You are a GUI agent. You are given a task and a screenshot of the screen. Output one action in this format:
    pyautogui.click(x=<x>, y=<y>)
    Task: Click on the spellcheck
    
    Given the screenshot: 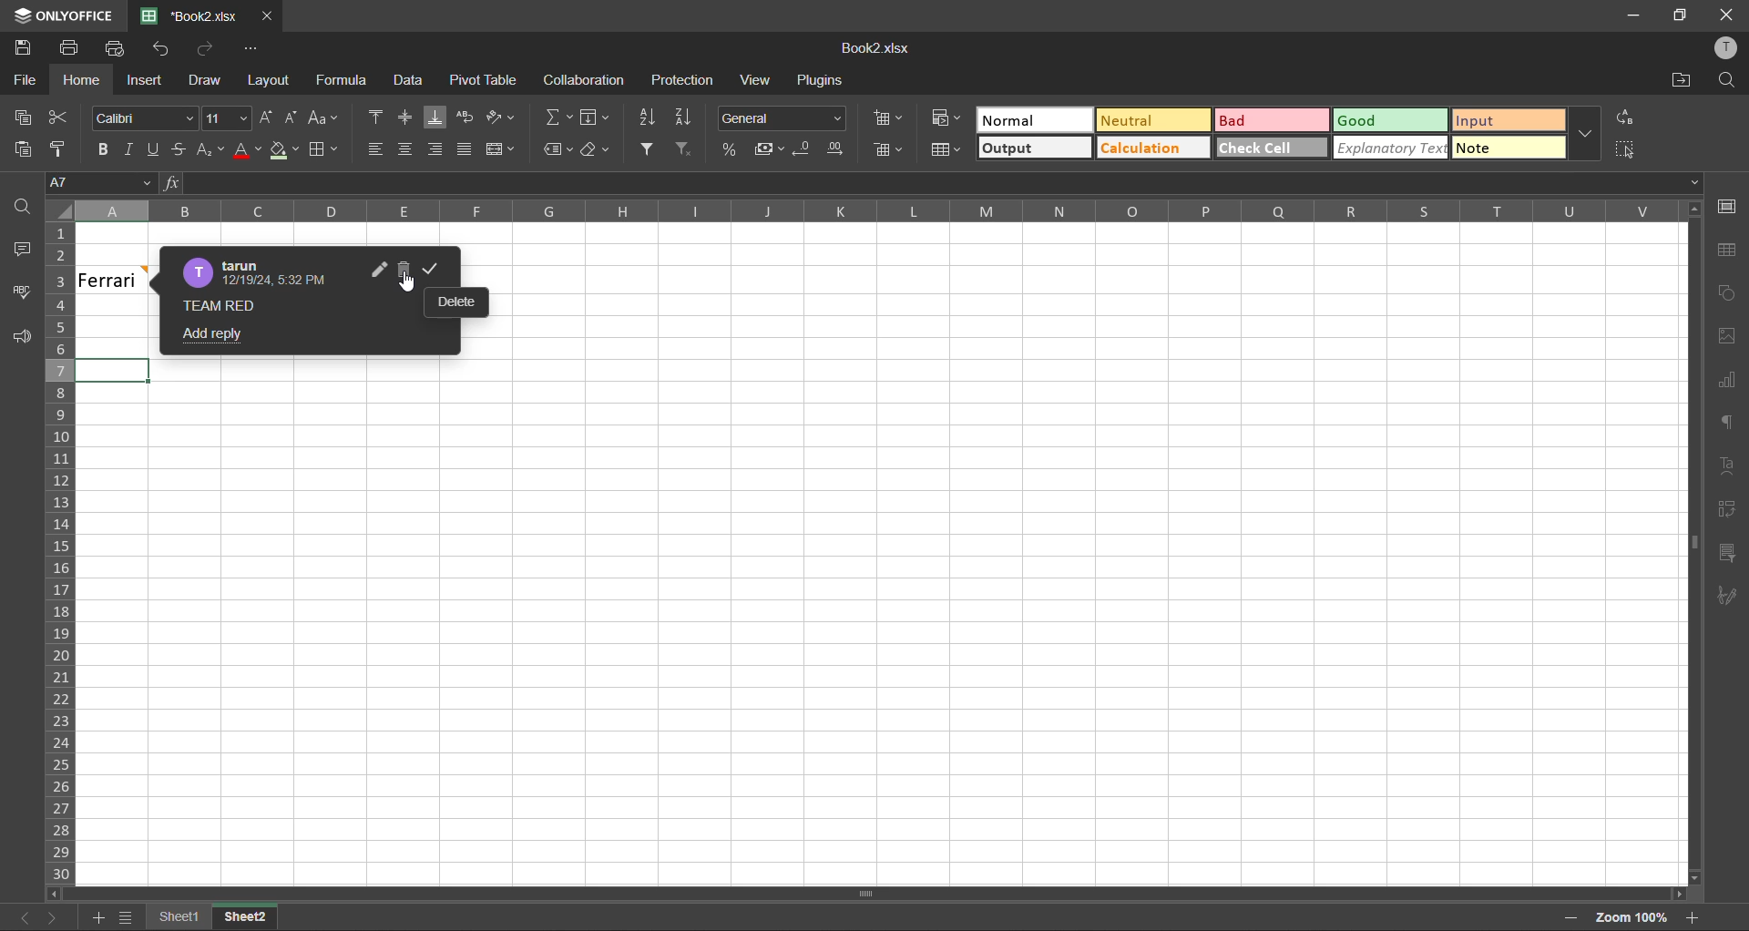 What is the action you would take?
    pyautogui.click(x=22, y=292)
    